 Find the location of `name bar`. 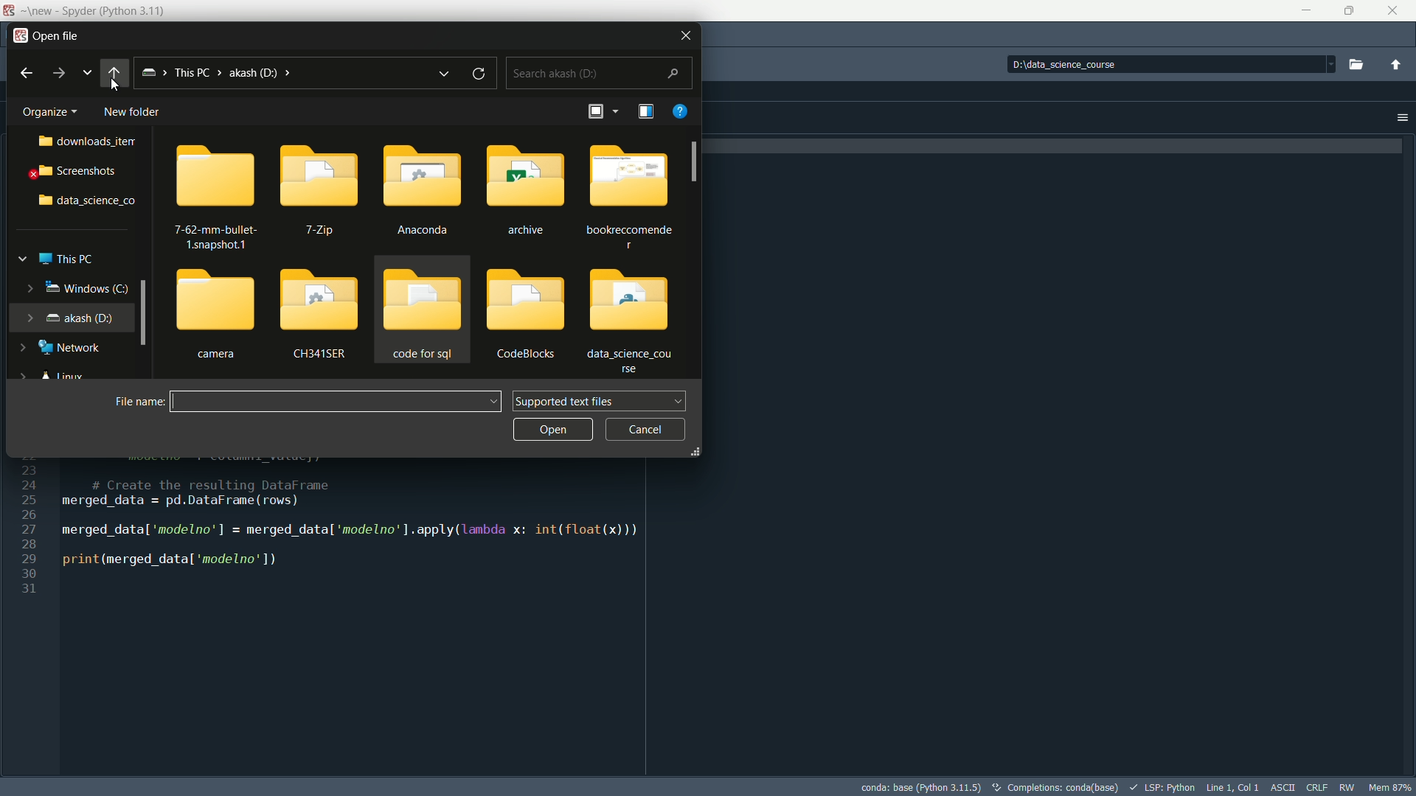

name bar is located at coordinates (326, 402).